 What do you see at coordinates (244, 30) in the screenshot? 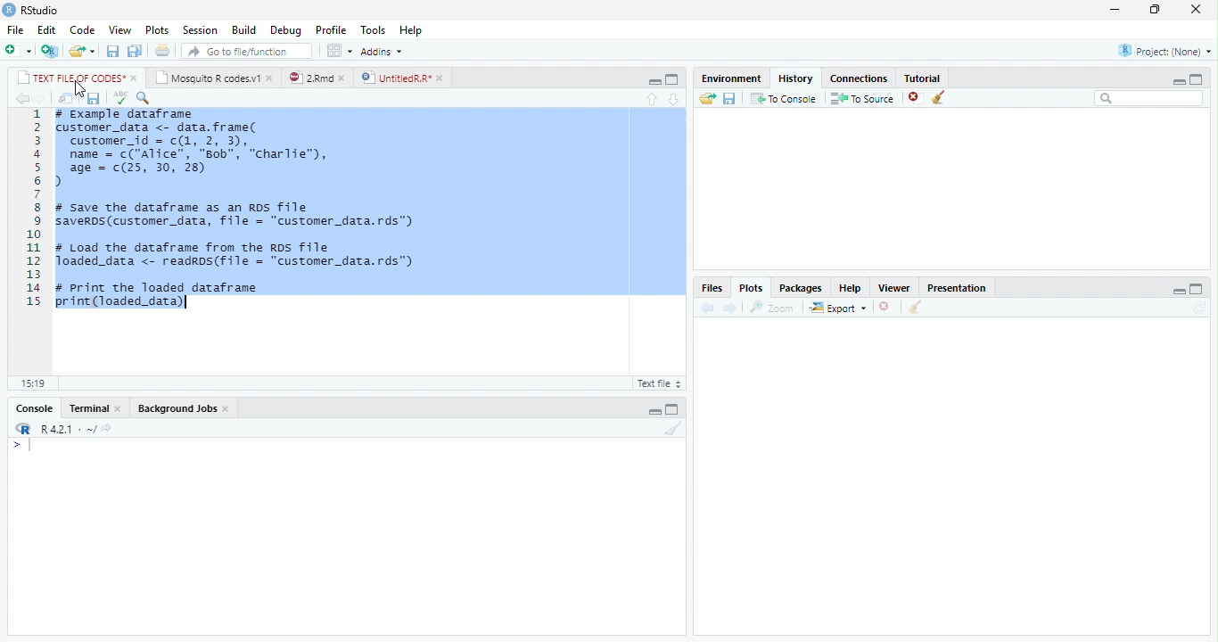
I see `Build` at bounding box center [244, 30].